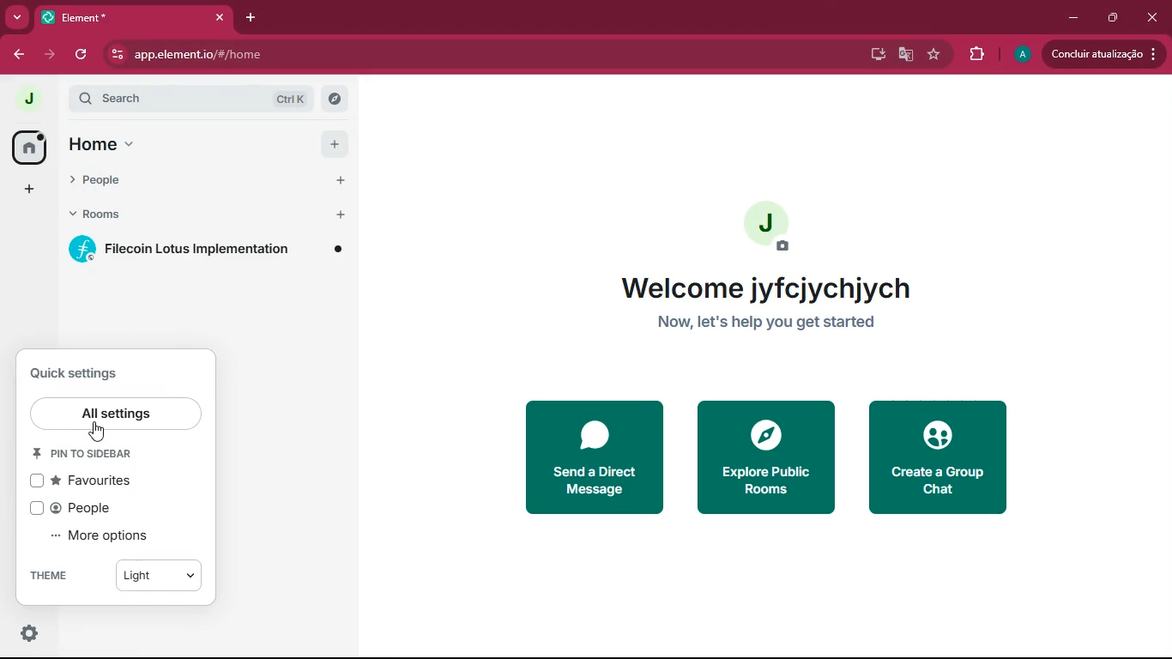  What do you see at coordinates (337, 96) in the screenshot?
I see `Search` at bounding box center [337, 96].